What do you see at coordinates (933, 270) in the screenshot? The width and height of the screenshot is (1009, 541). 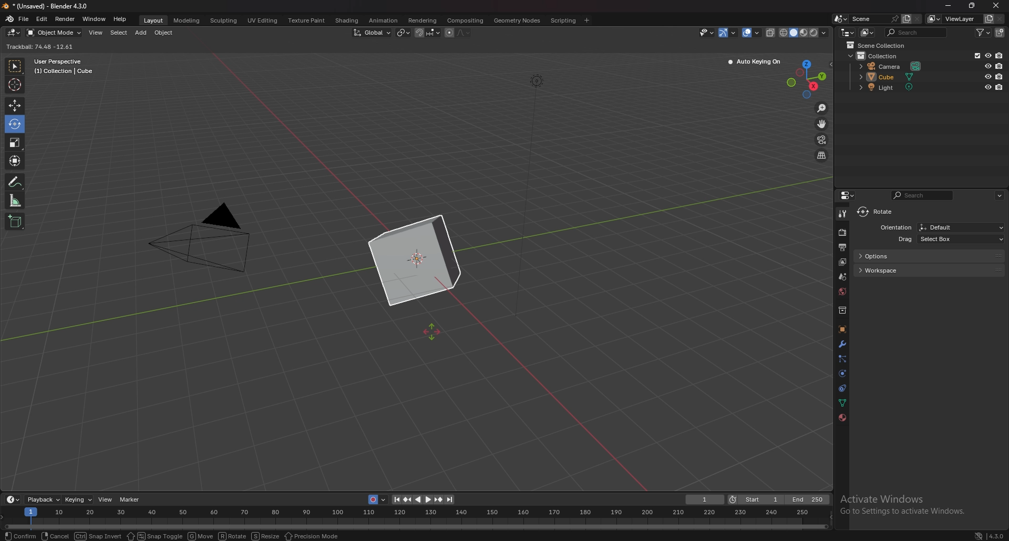 I see `workspace` at bounding box center [933, 270].